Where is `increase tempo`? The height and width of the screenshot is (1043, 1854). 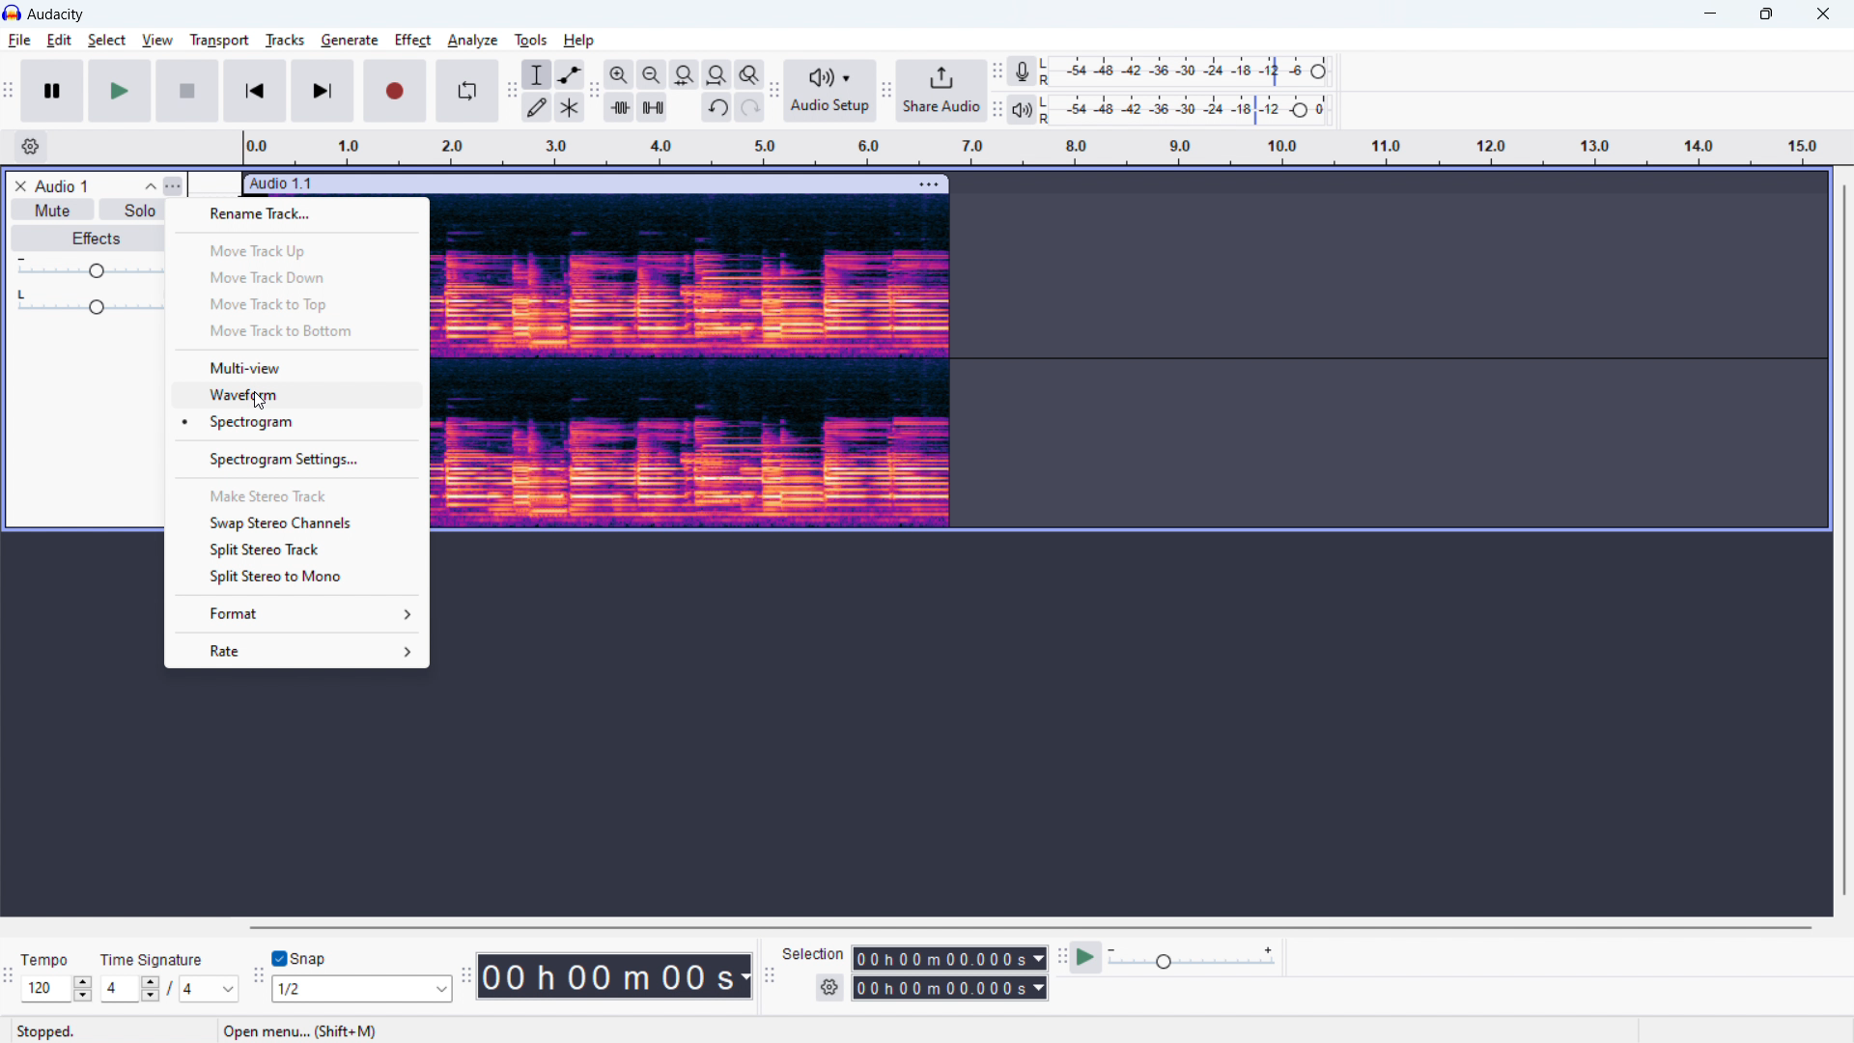
increase tempo is located at coordinates (83, 980).